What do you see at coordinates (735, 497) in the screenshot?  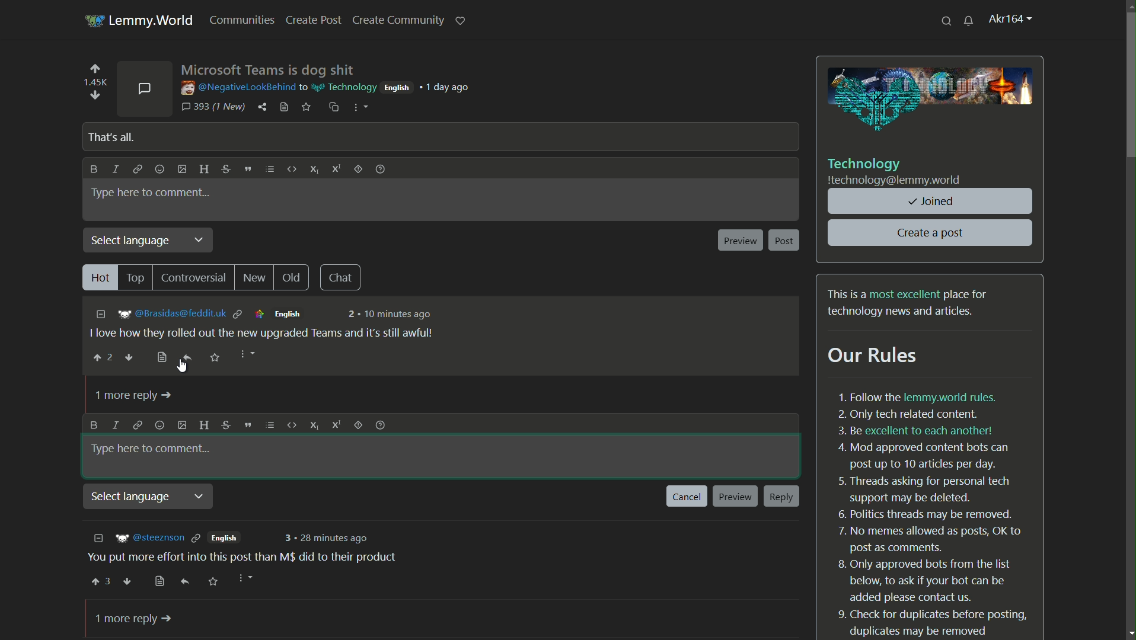 I see `preview` at bounding box center [735, 497].